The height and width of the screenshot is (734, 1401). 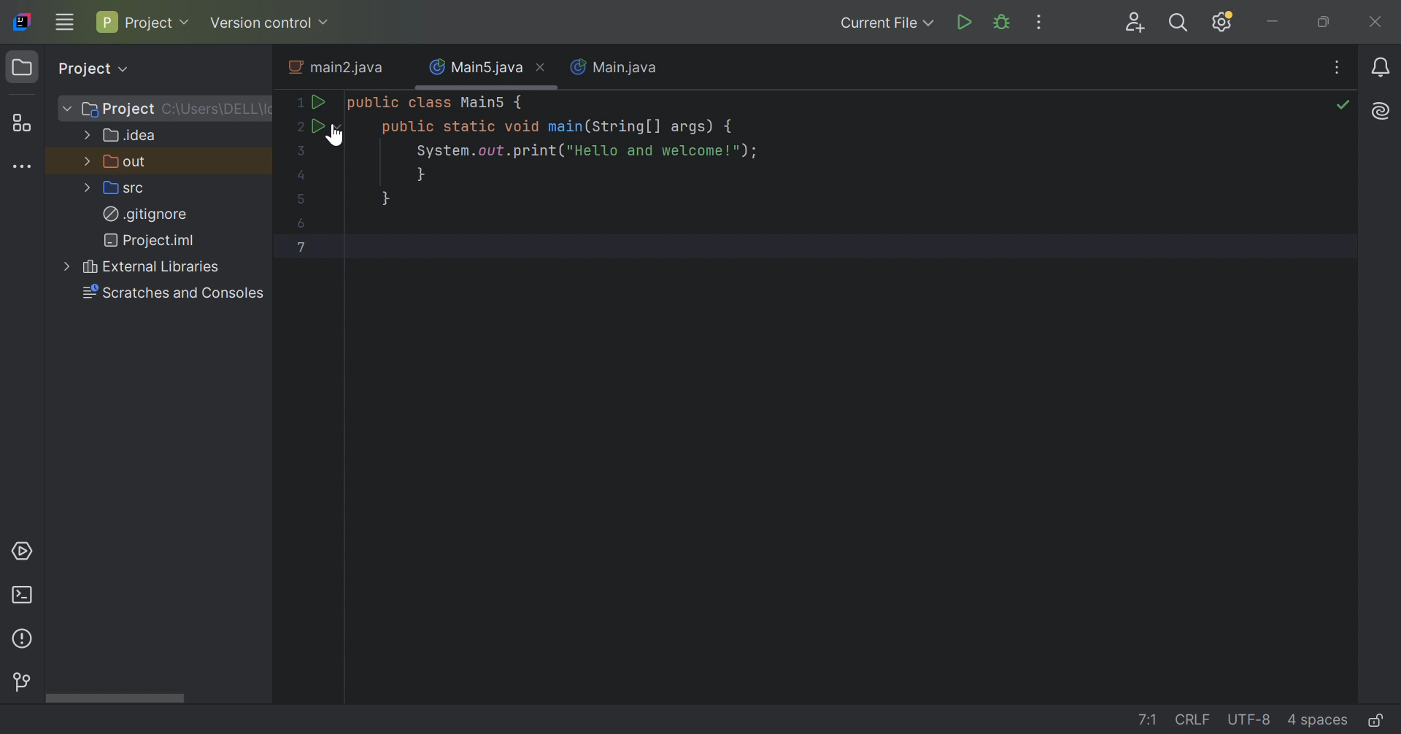 What do you see at coordinates (337, 67) in the screenshot?
I see `main2.java` at bounding box center [337, 67].